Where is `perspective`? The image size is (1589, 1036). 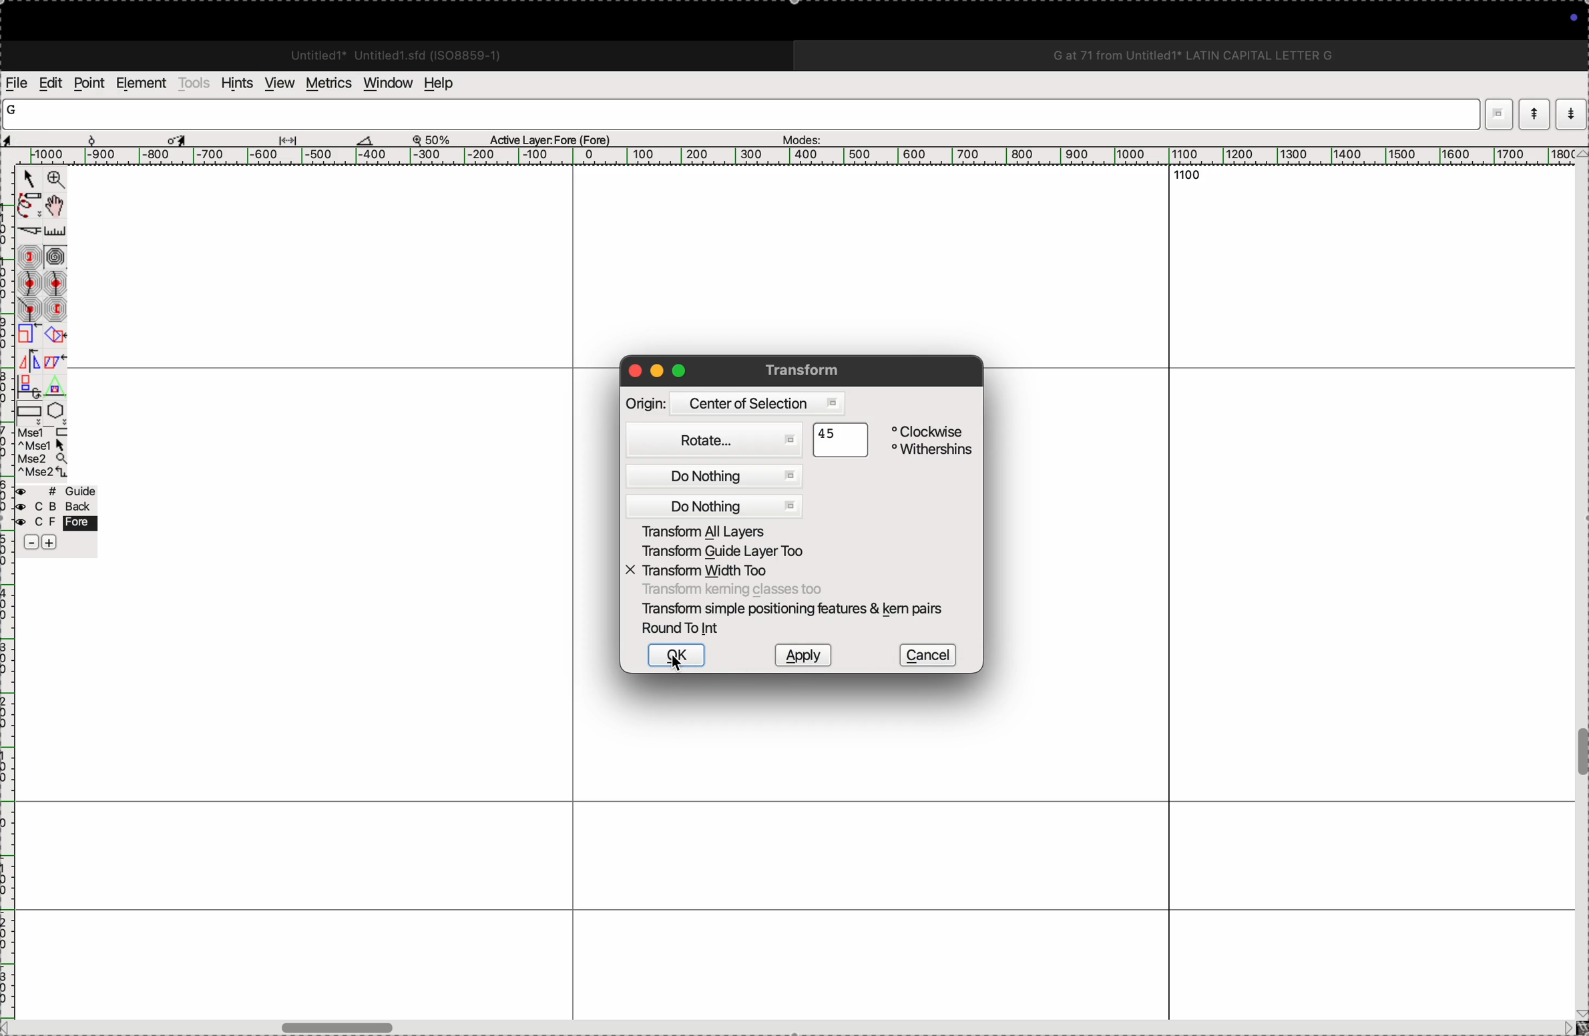 perspective is located at coordinates (55, 386).